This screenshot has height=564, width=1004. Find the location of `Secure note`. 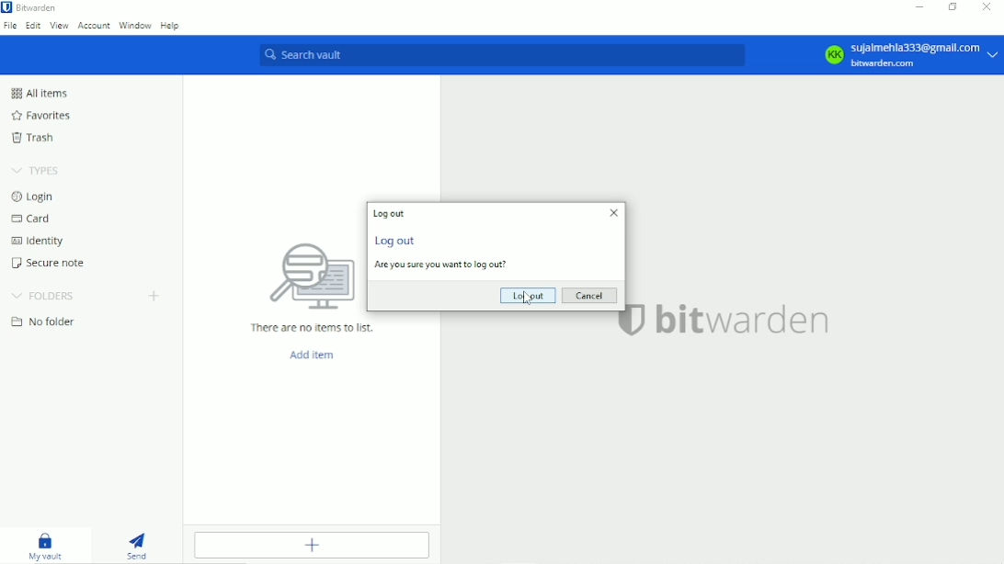

Secure note is located at coordinates (51, 265).